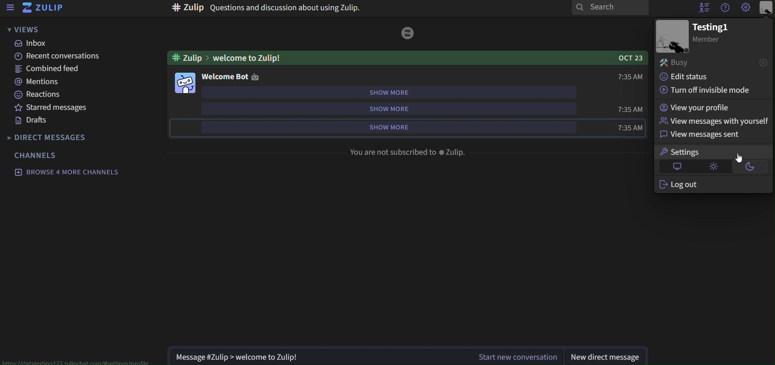  Describe the element at coordinates (703, 8) in the screenshot. I see `hide user list` at that location.